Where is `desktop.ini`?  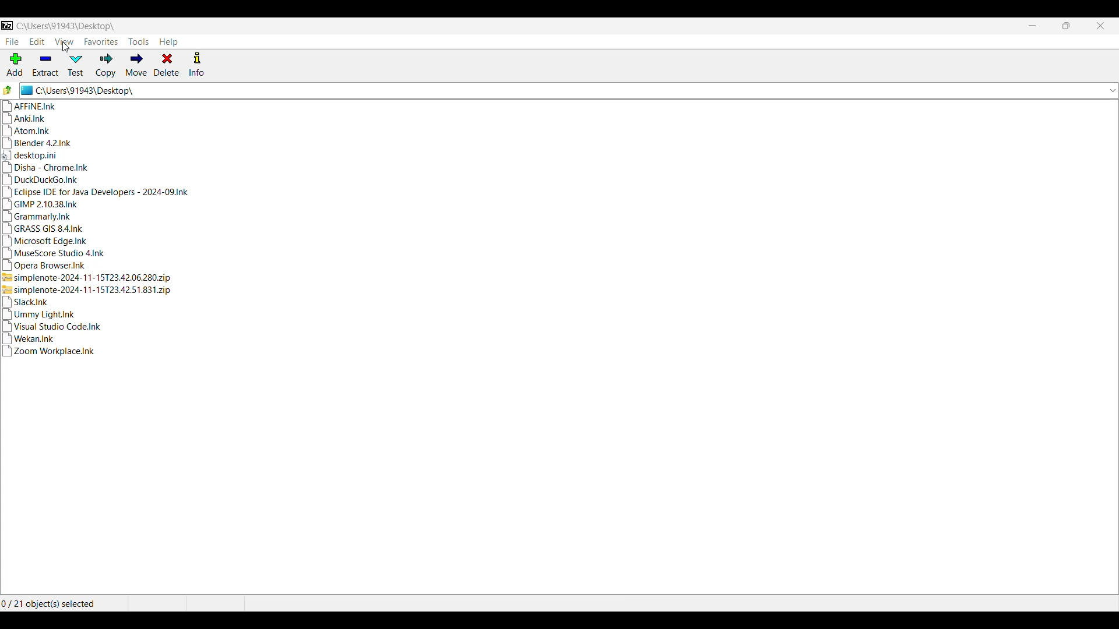
desktop.ini is located at coordinates (32, 156).